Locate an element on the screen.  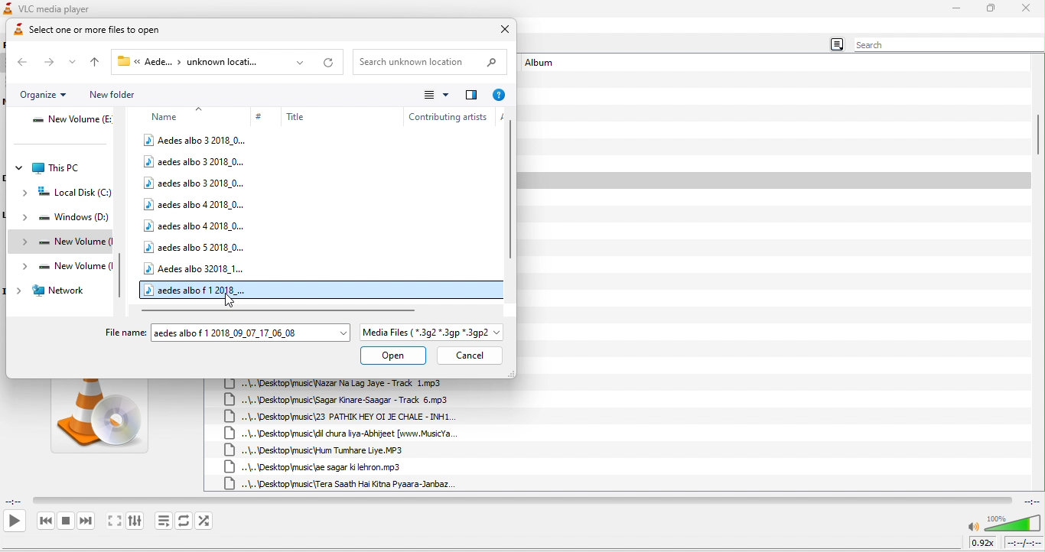
Search unknown location is located at coordinates (430, 62).